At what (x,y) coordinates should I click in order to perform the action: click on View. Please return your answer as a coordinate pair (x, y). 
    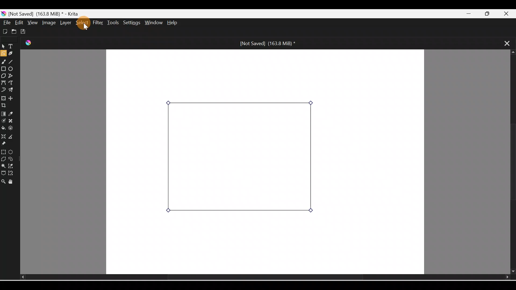
    Looking at the image, I should click on (32, 22).